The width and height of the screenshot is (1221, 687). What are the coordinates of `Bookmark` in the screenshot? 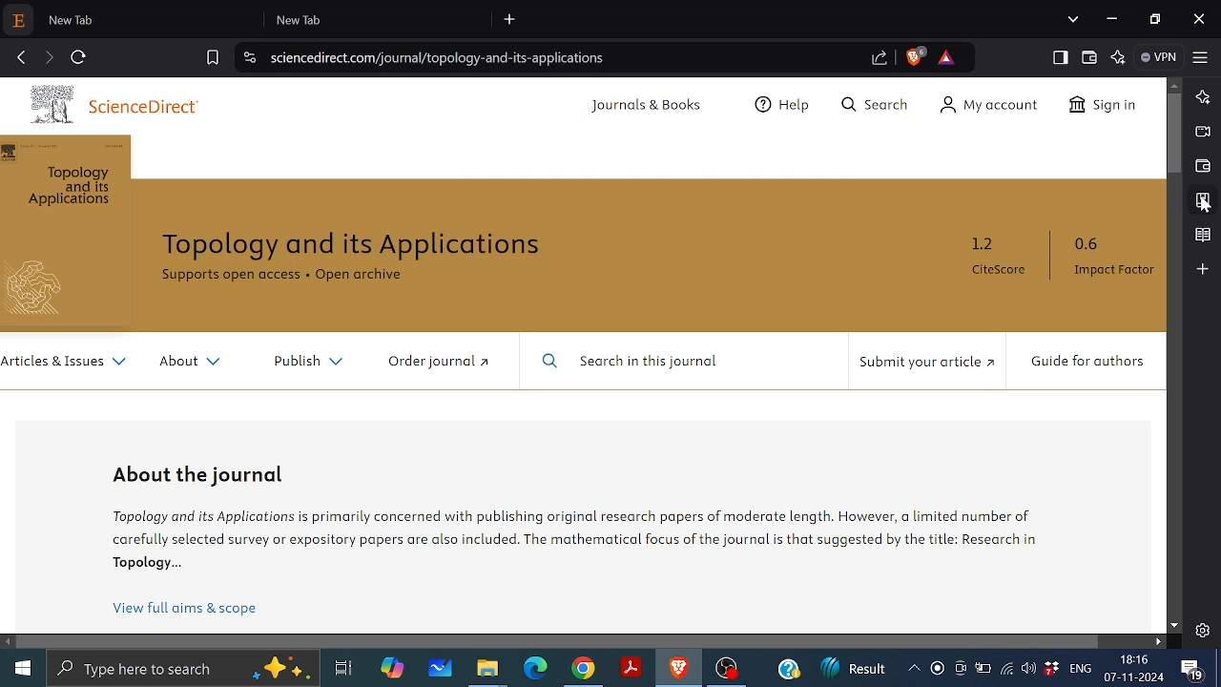 It's located at (1202, 201).